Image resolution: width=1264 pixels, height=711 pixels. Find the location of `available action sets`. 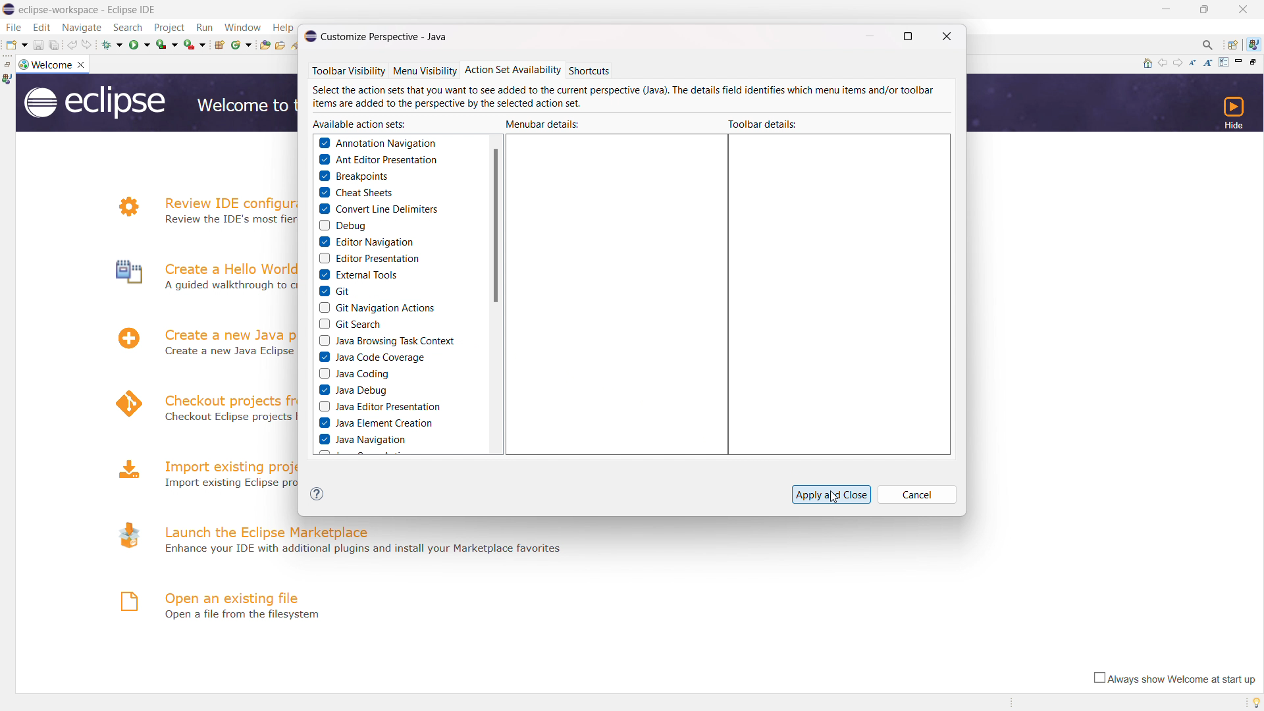

available action sets is located at coordinates (358, 124).